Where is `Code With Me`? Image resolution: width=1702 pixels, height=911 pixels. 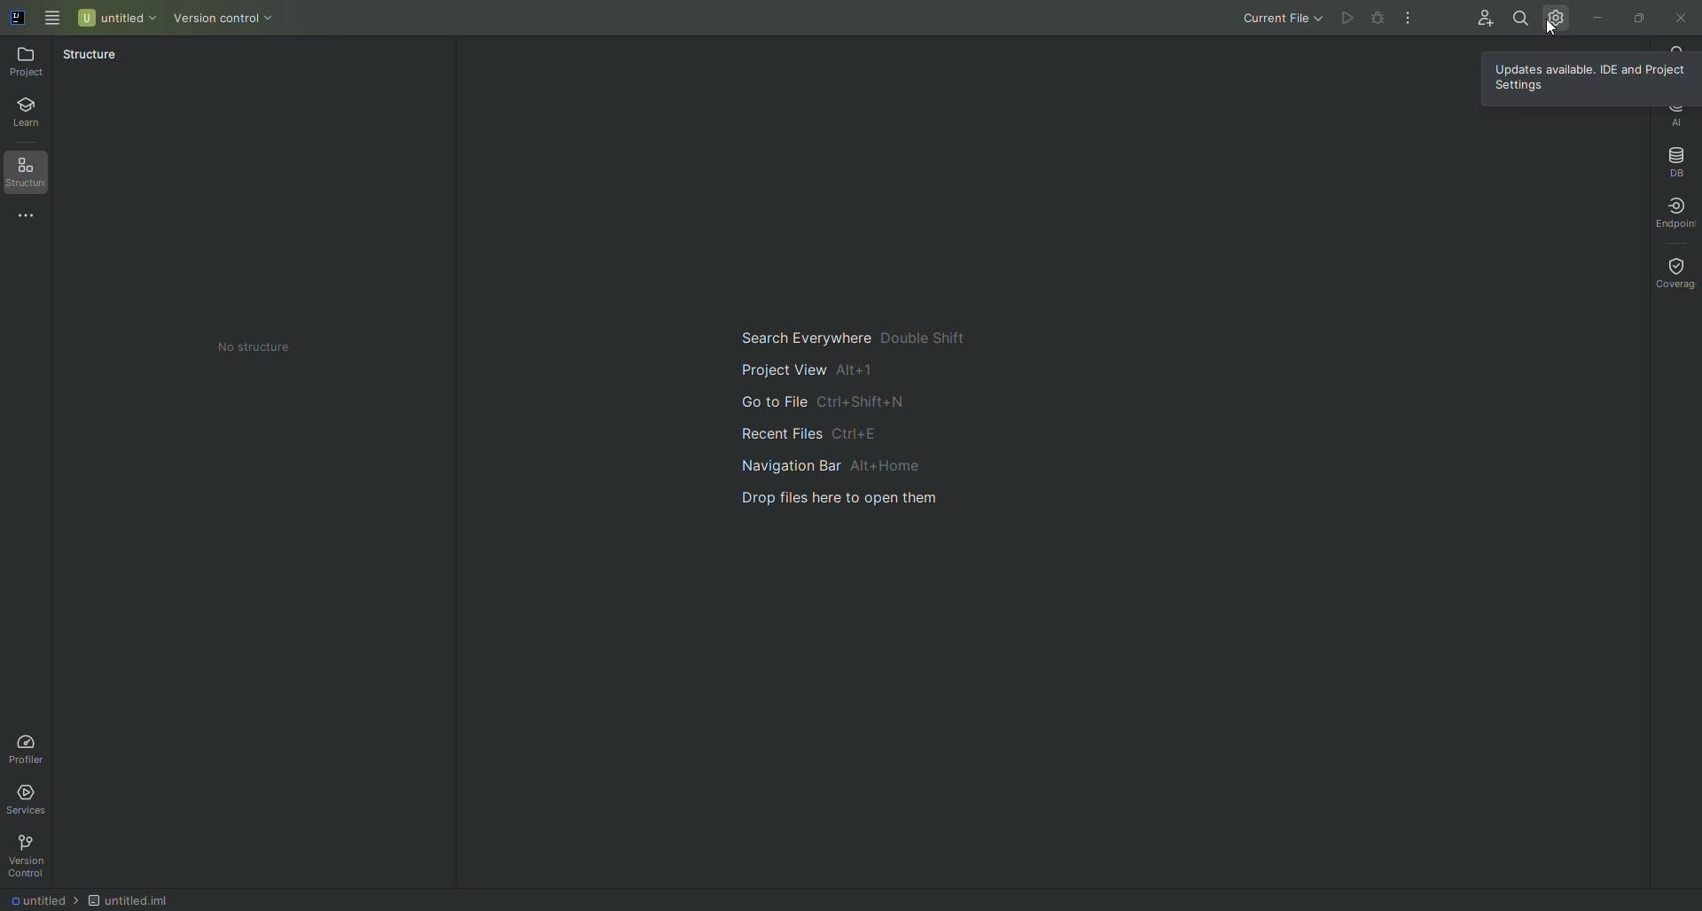
Code With Me is located at coordinates (1480, 21).